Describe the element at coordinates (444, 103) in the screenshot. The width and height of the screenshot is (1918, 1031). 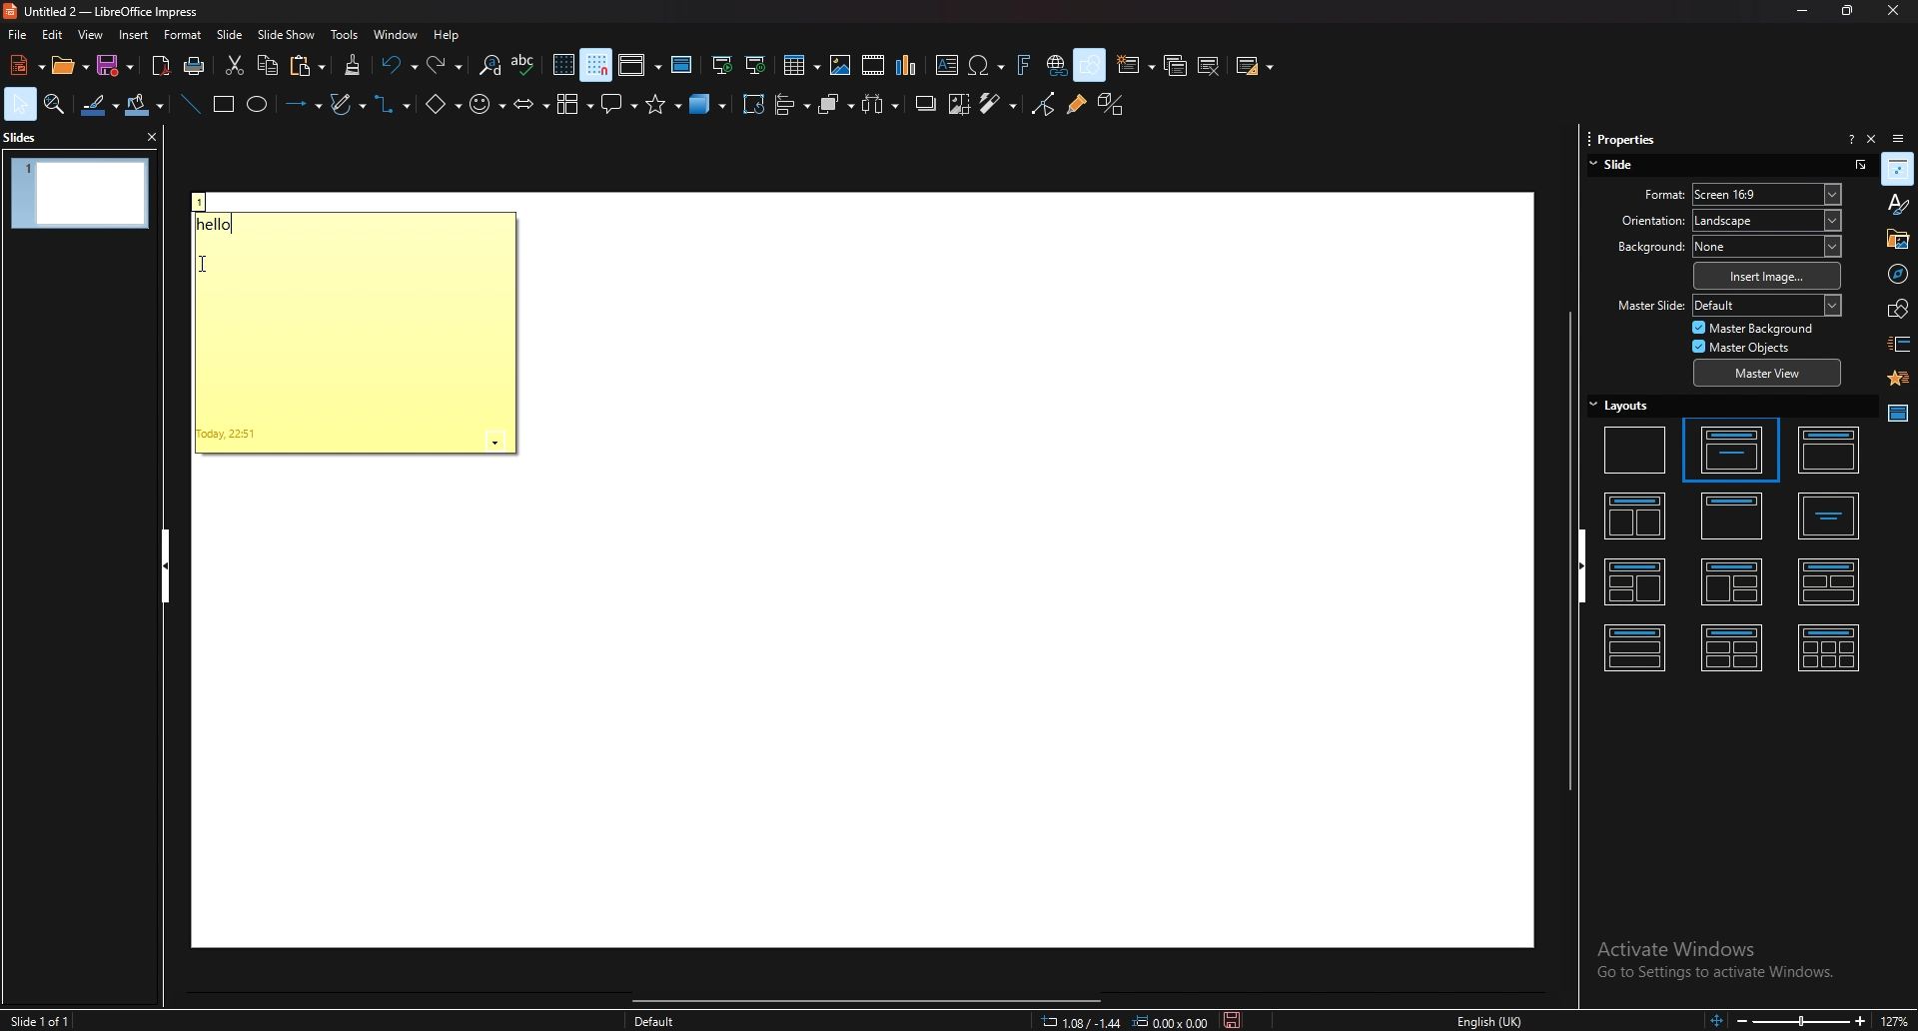
I see `basic shapes` at that location.